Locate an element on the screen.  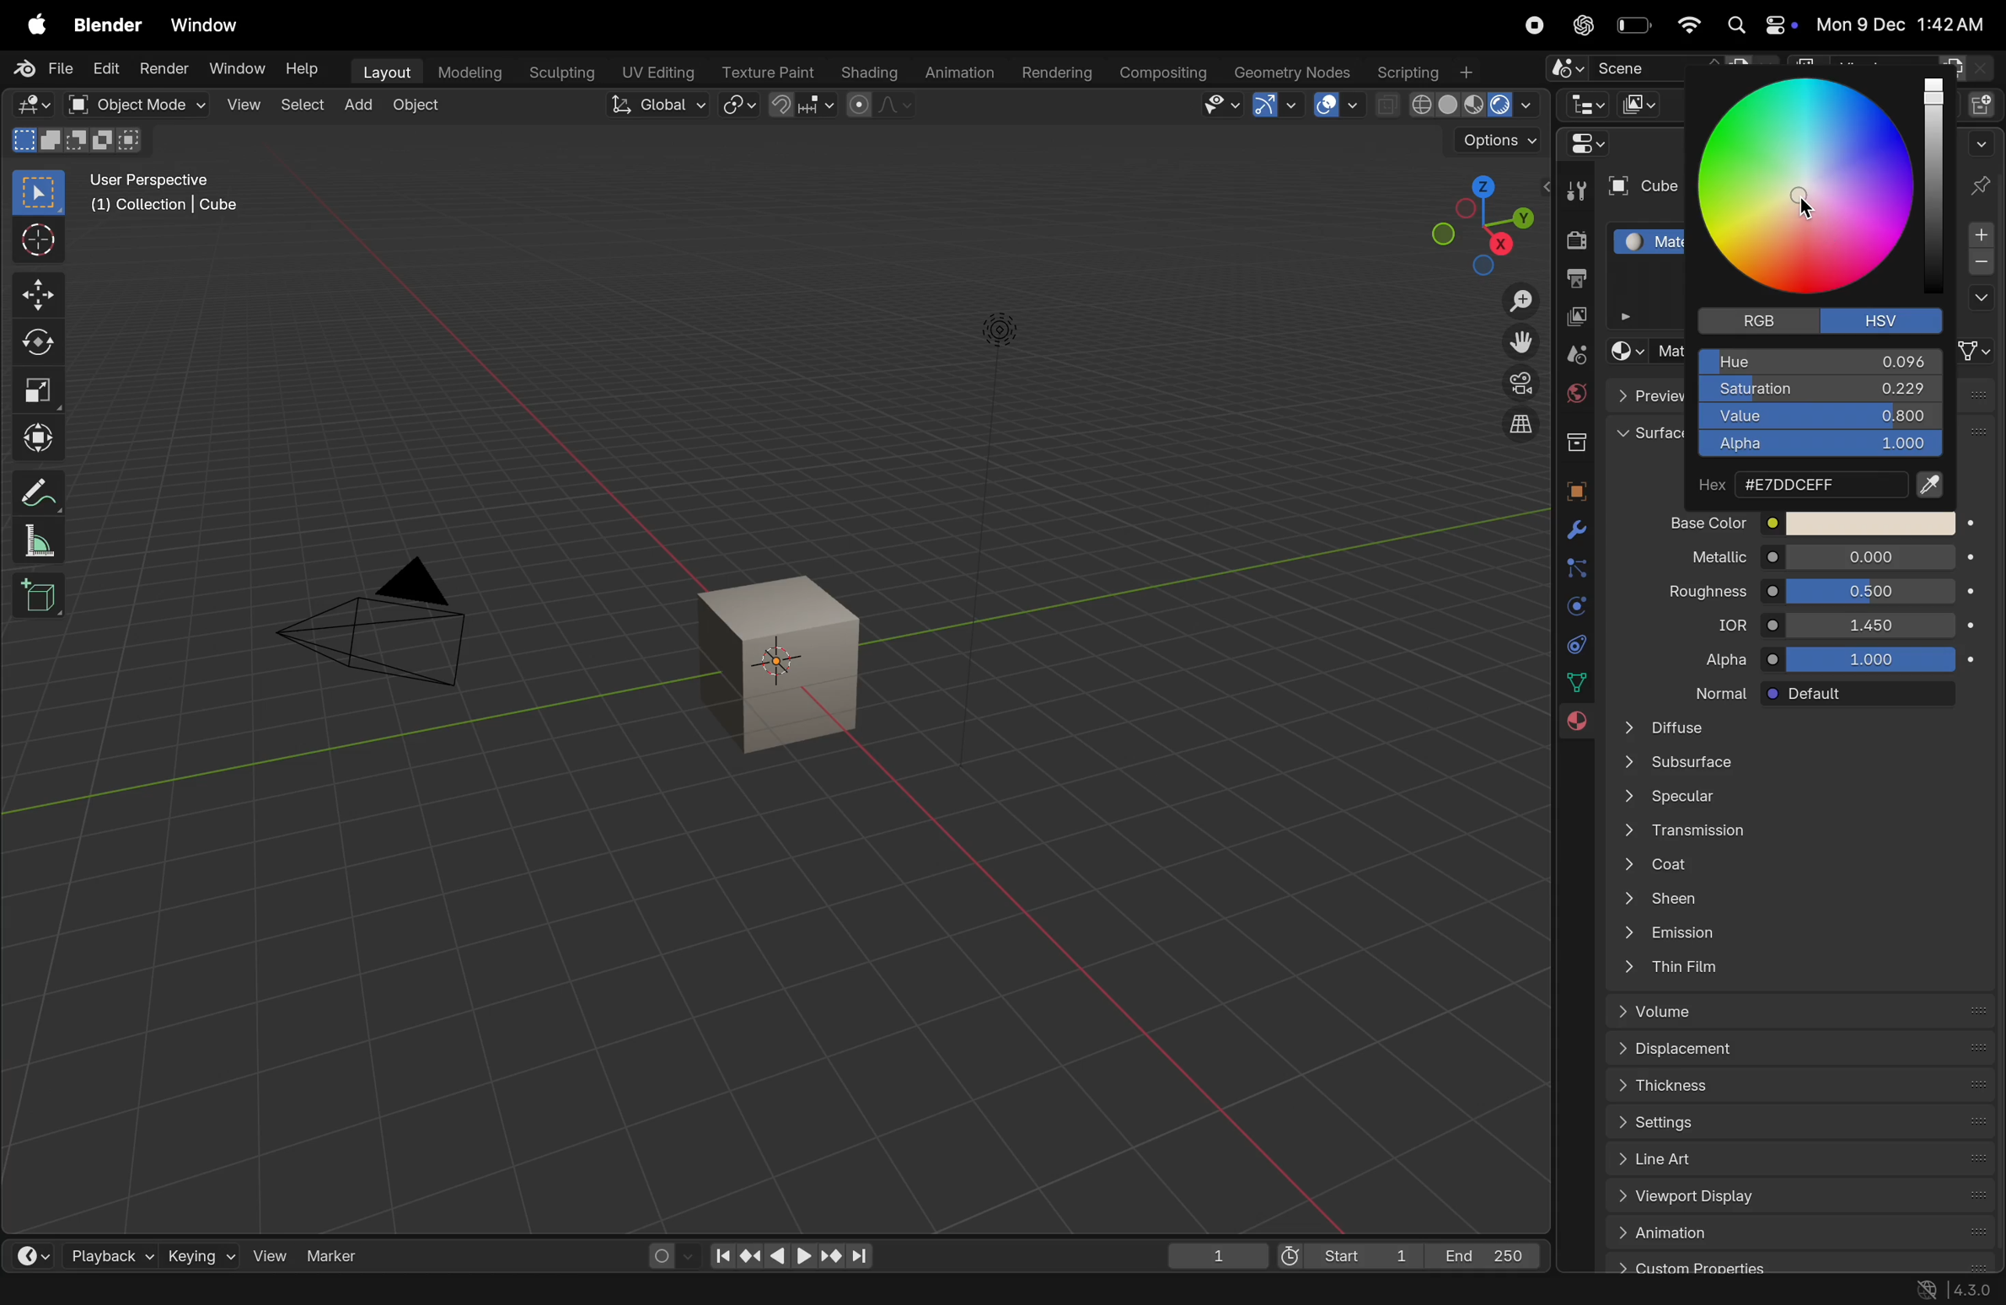
link is located at coordinates (1976, 351).